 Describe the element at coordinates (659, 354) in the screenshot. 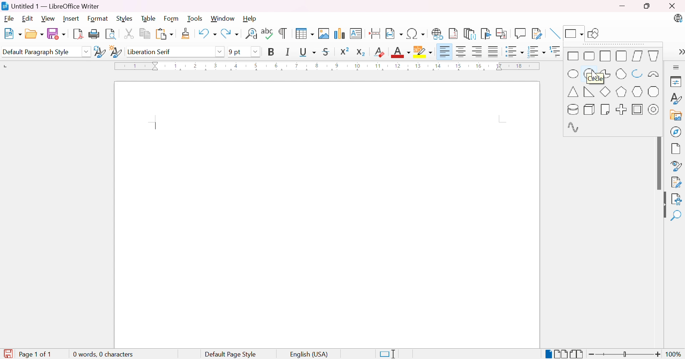

I see `Zoom in` at that location.